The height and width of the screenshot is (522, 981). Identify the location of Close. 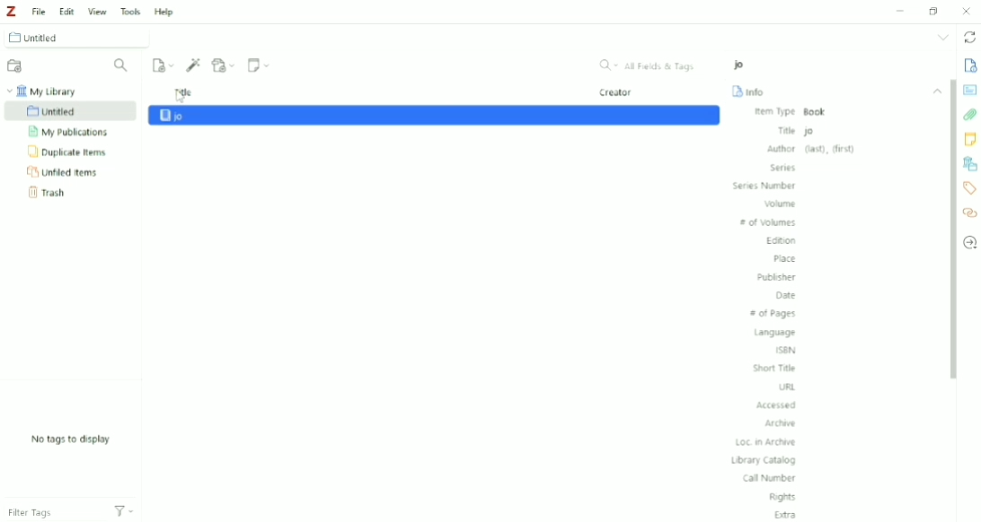
(967, 11).